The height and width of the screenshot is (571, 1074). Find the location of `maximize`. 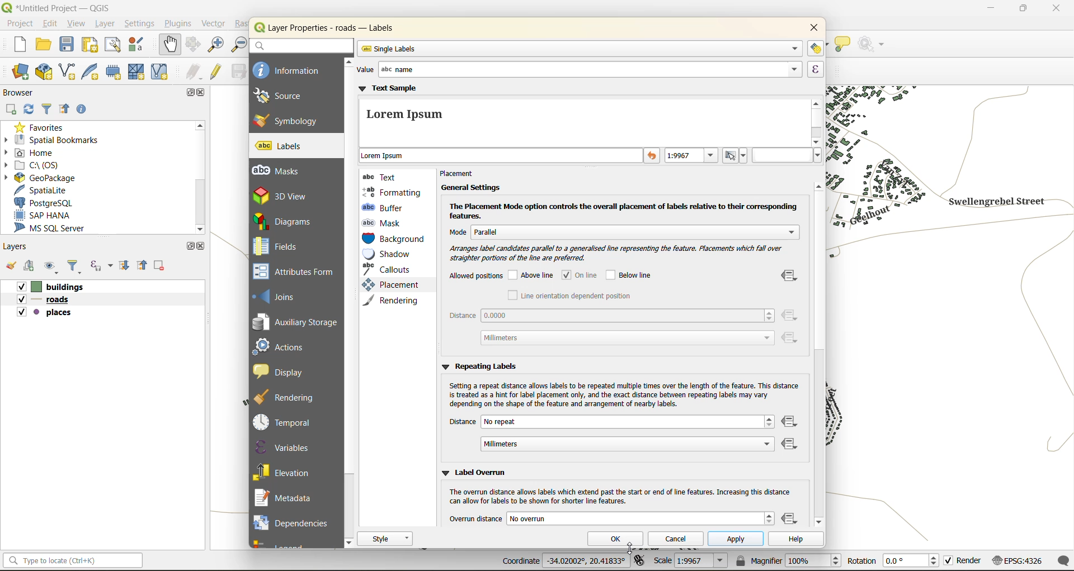

maximize is located at coordinates (191, 94).